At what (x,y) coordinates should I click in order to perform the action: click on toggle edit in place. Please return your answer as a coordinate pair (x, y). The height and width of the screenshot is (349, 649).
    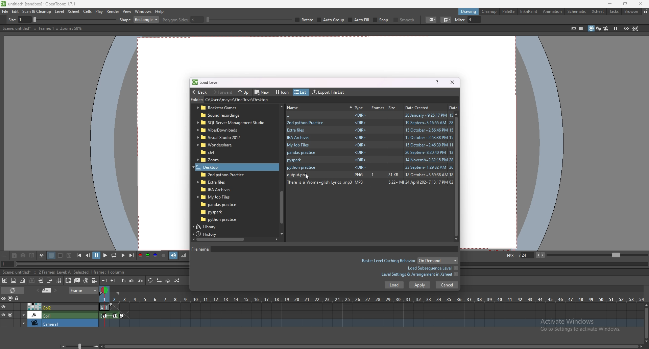
    Looking at the image, I should click on (58, 280).